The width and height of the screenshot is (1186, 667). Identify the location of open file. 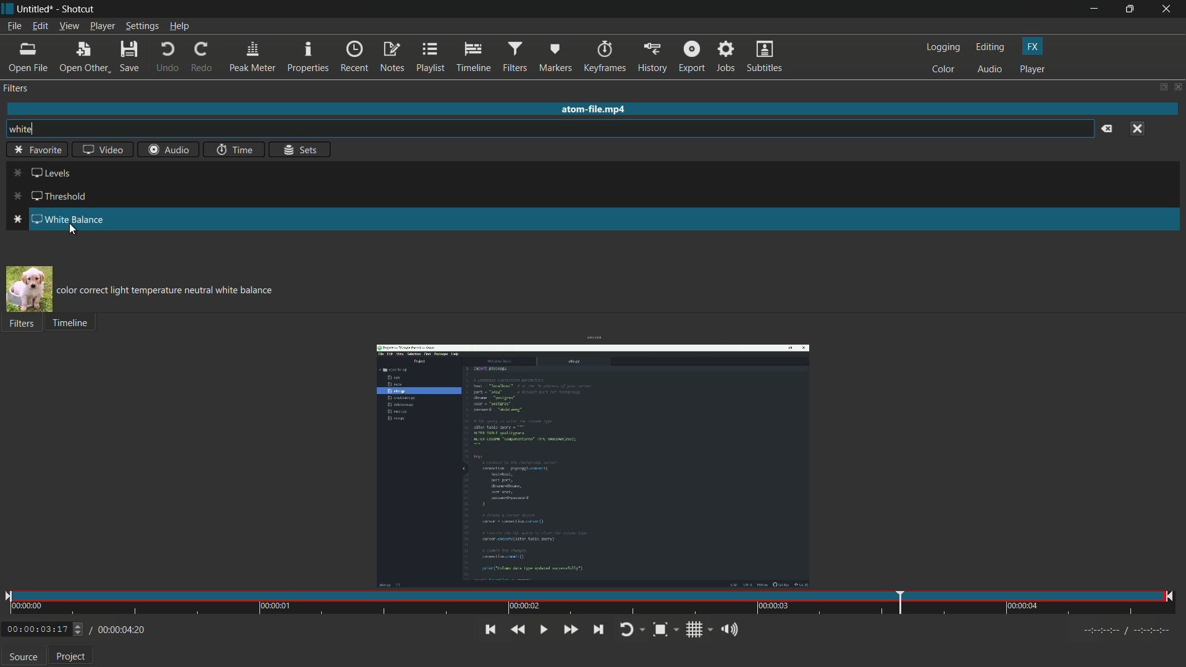
(29, 57).